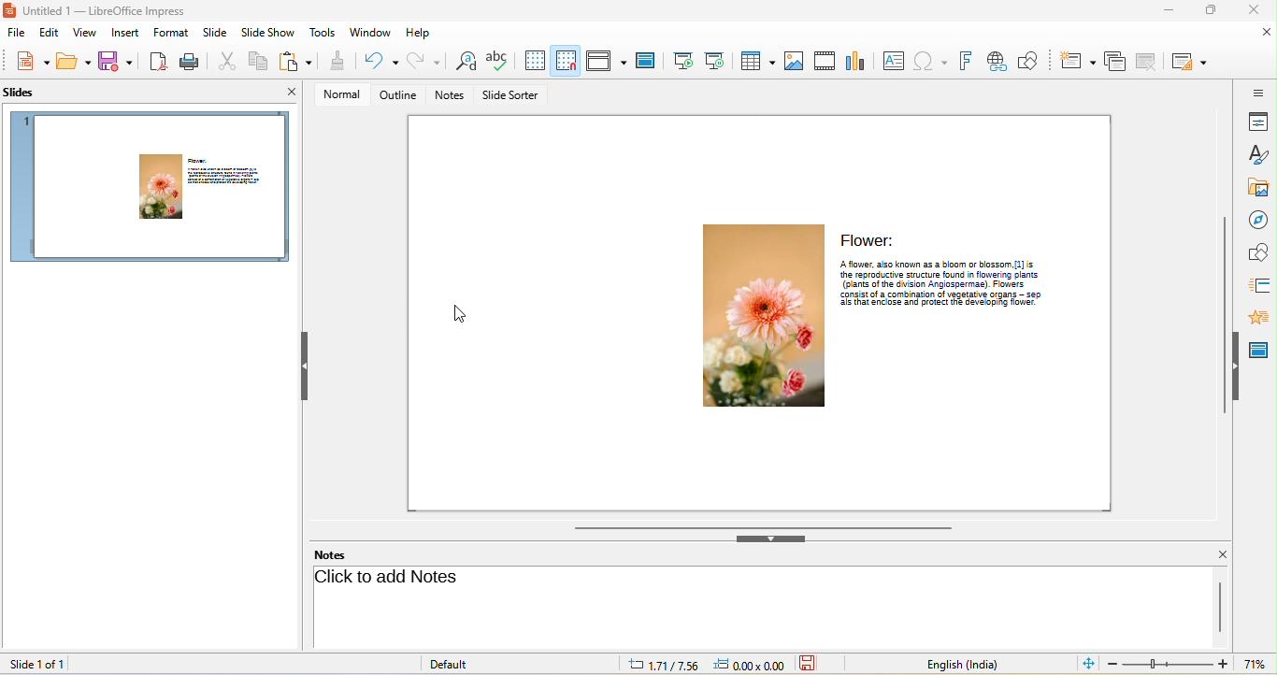  I want to click on normal, so click(339, 95).